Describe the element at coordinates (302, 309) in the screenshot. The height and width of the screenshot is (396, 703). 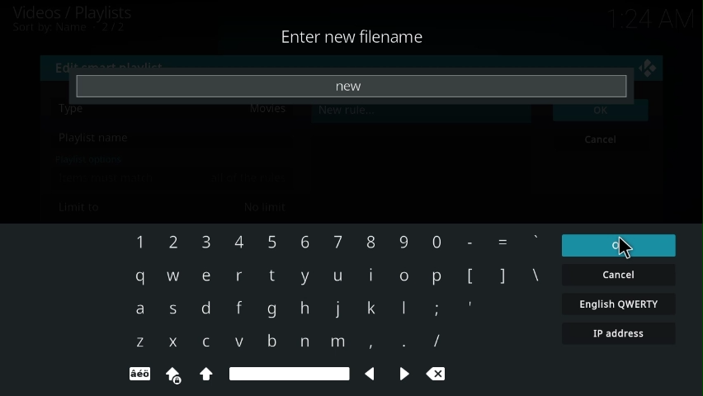
I see `h` at that location.